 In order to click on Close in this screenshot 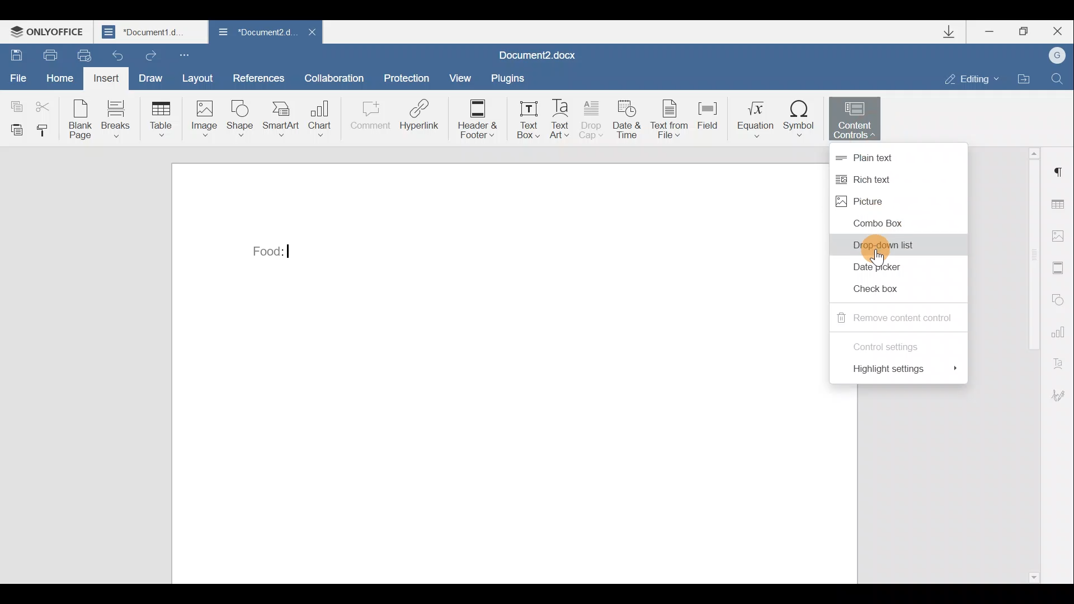, I will do `click(1056, 31)`.